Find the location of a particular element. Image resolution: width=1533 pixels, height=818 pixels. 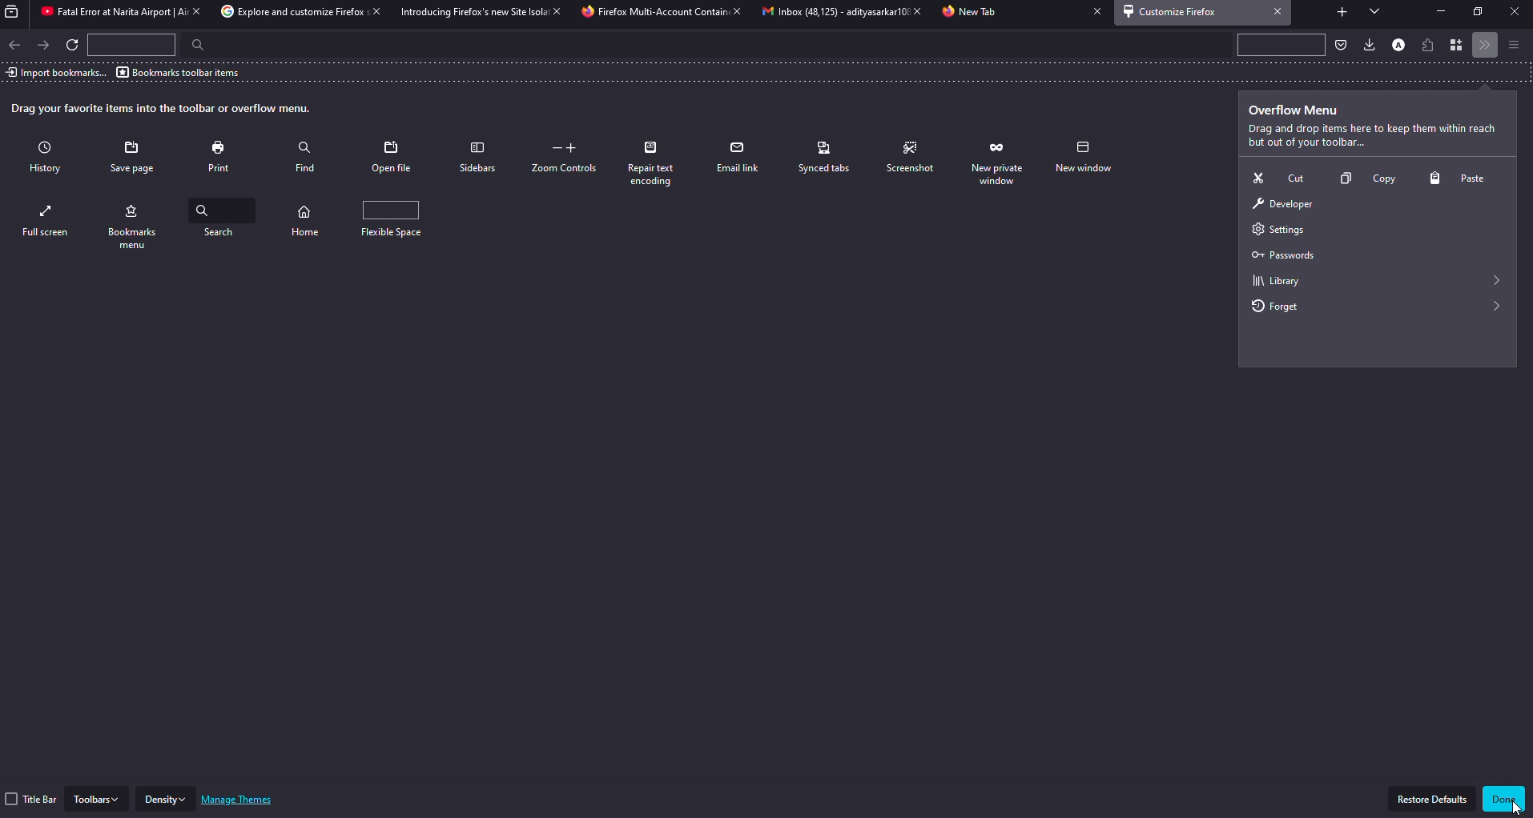

close is located at coordinates (194, 11).